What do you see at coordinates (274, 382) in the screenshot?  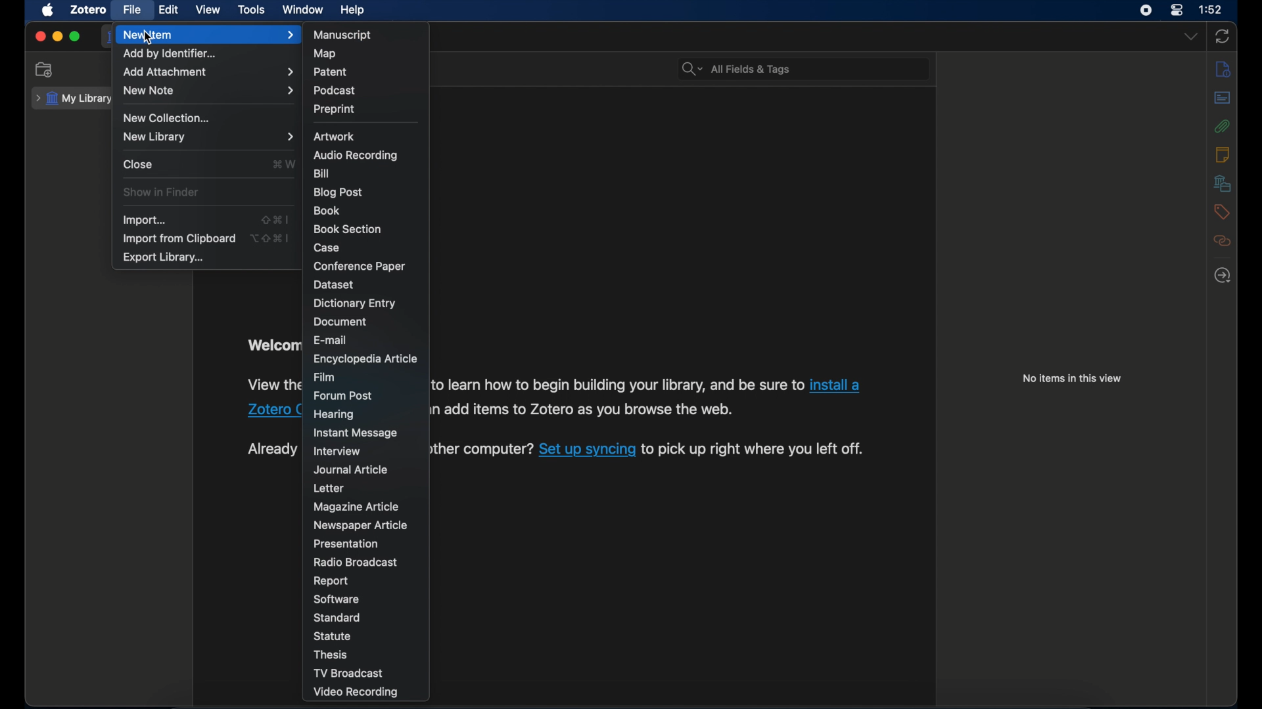 I see `View the` at bounding box center [274, 382].